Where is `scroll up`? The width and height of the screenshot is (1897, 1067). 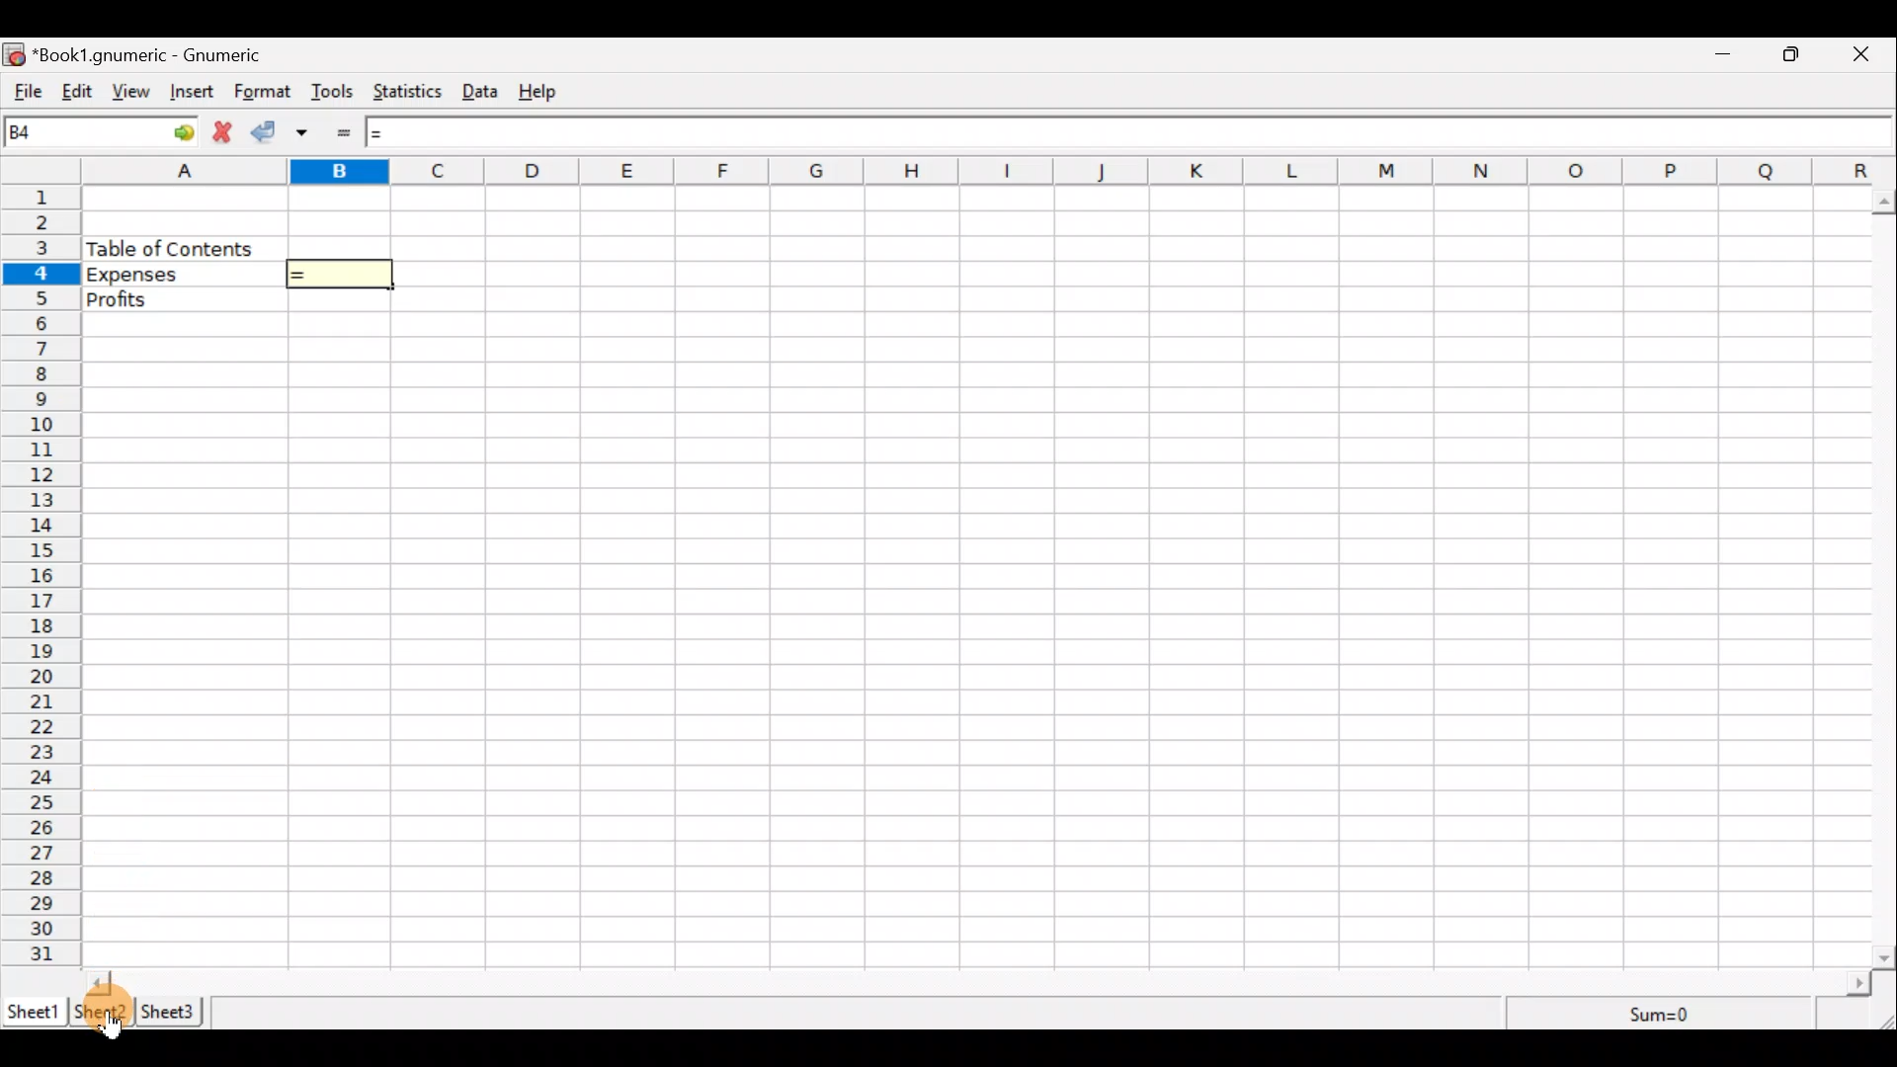 scroll up is located at coordinates (1885, 203).